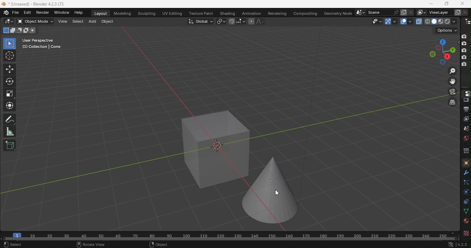  What do you see at coordinates (249, 13) in the screenshot?
I see `Animation` at bounding box center [249, 13].